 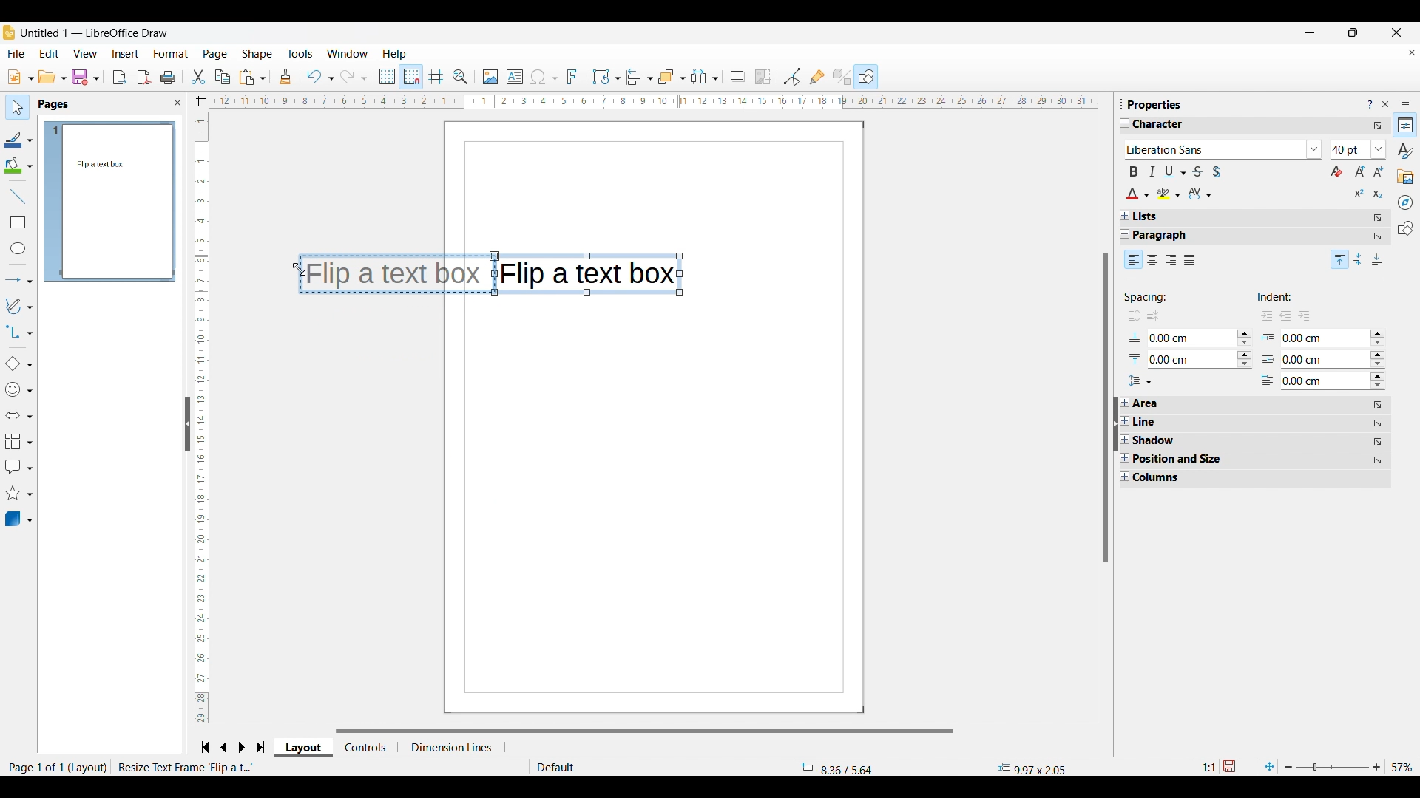 What do you see at coordinates (1353, 33) in the screenshot?
I see `Show in smaller tab` at bounding box center [1353, 33].